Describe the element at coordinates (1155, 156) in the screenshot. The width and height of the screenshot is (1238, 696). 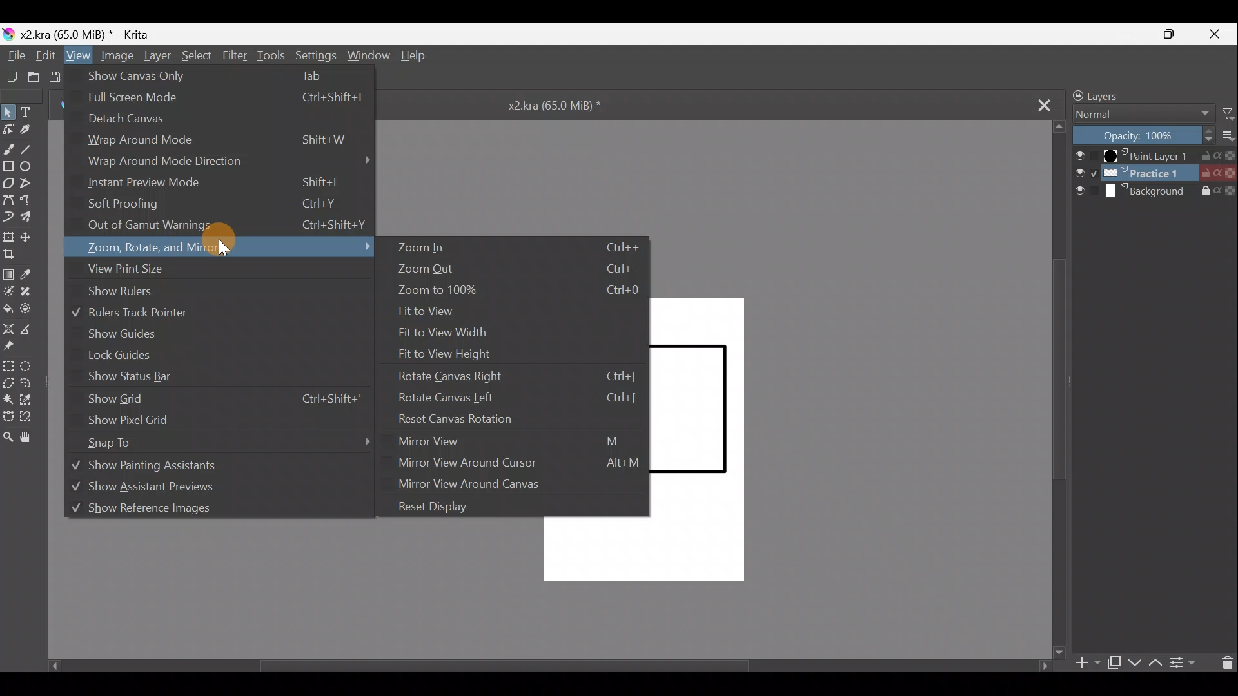
I see `Layer 1` at that location.